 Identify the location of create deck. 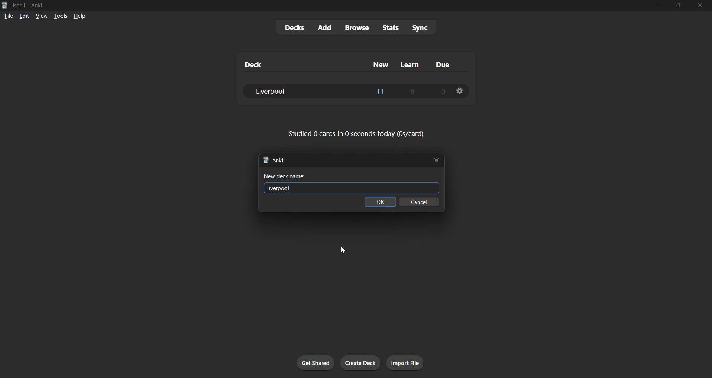
(362, 364).